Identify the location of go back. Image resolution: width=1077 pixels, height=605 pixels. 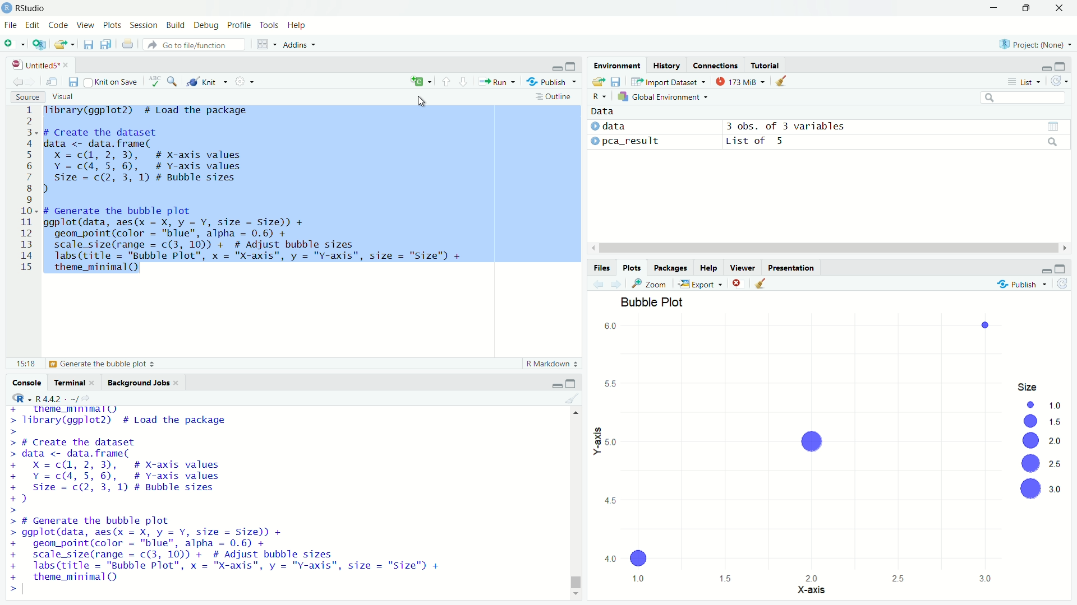
(17, 81).